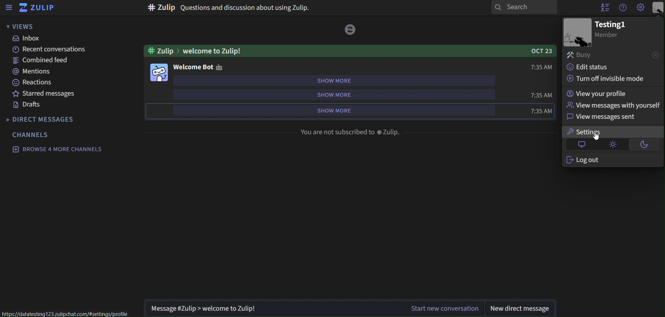 The width and height of the screenshot is (665, 317). Describe the element at coordinates (333, 110) in the screenshot. I see `show more` at that location.